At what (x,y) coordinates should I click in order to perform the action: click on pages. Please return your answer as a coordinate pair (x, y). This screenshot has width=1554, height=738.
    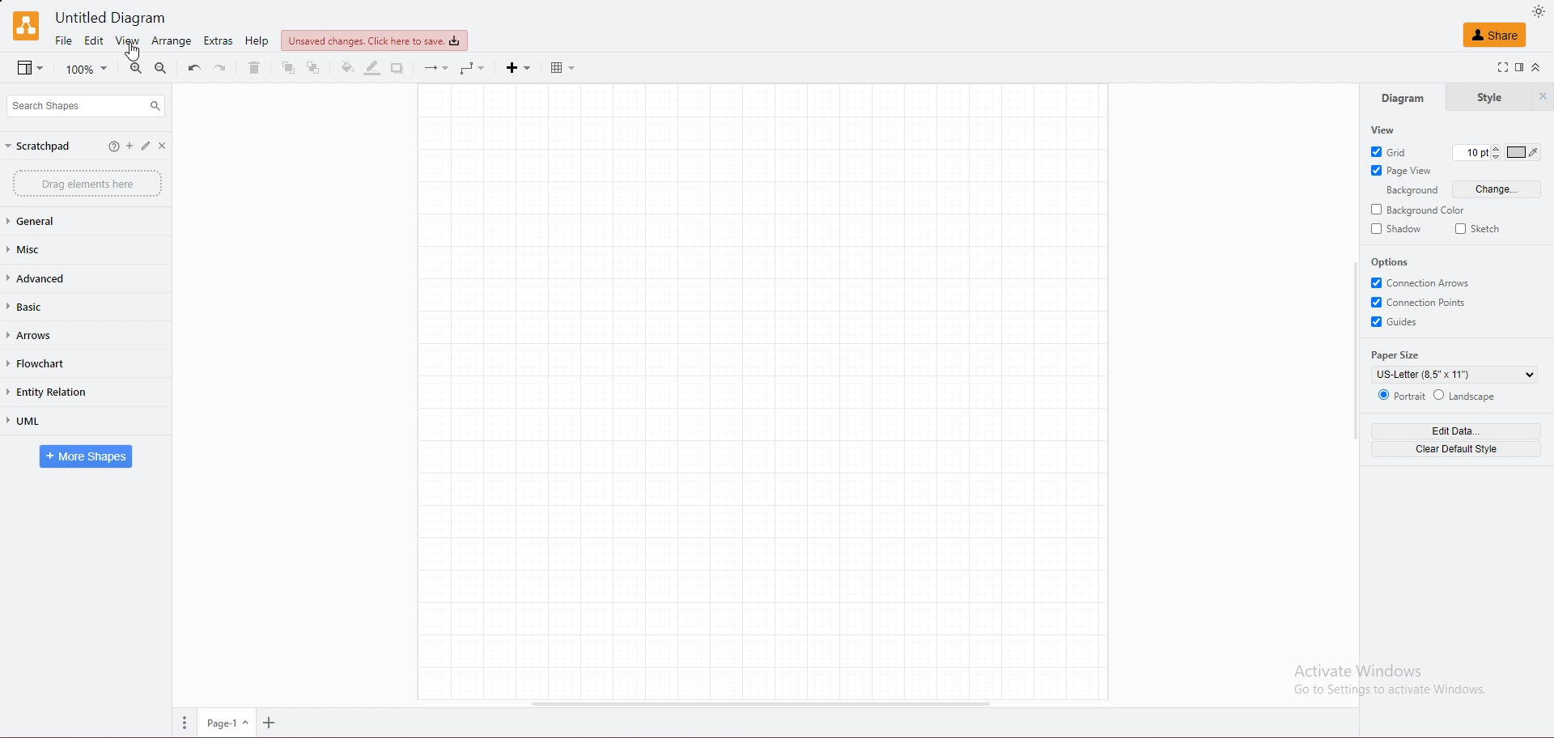
    Looking at the image, I should click on (185, 723).